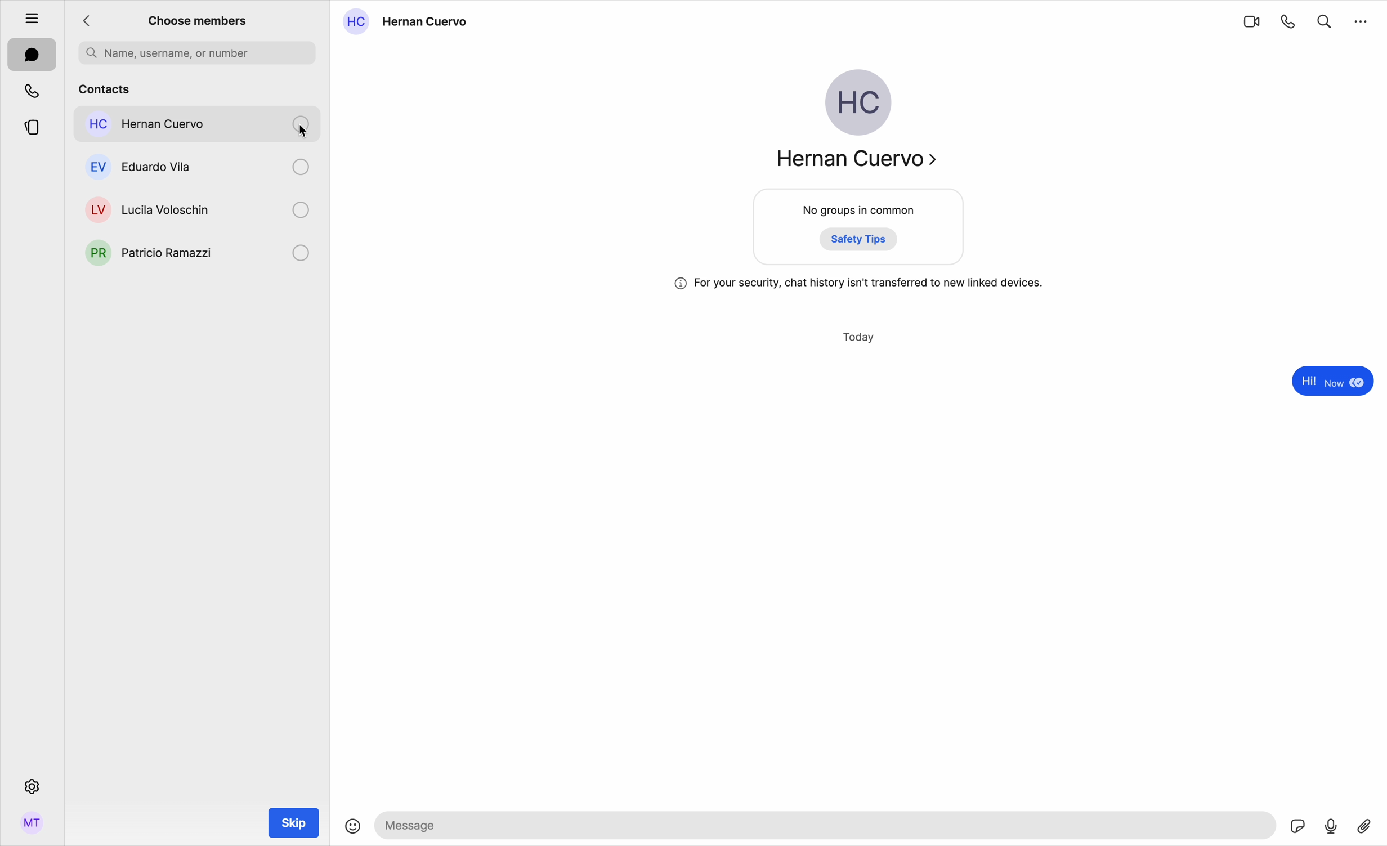 The image size is (1387, 846). I want to click on Hernan Cuervo contact, so click(410, 22).